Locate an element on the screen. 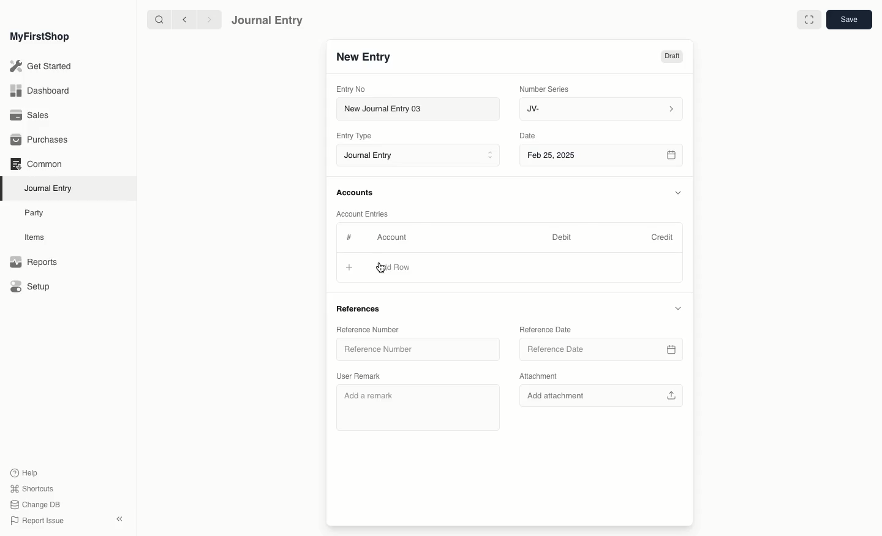 The width and height of the screenshot is (882, 536). Full width toggle is located at coordinates (808, 20).